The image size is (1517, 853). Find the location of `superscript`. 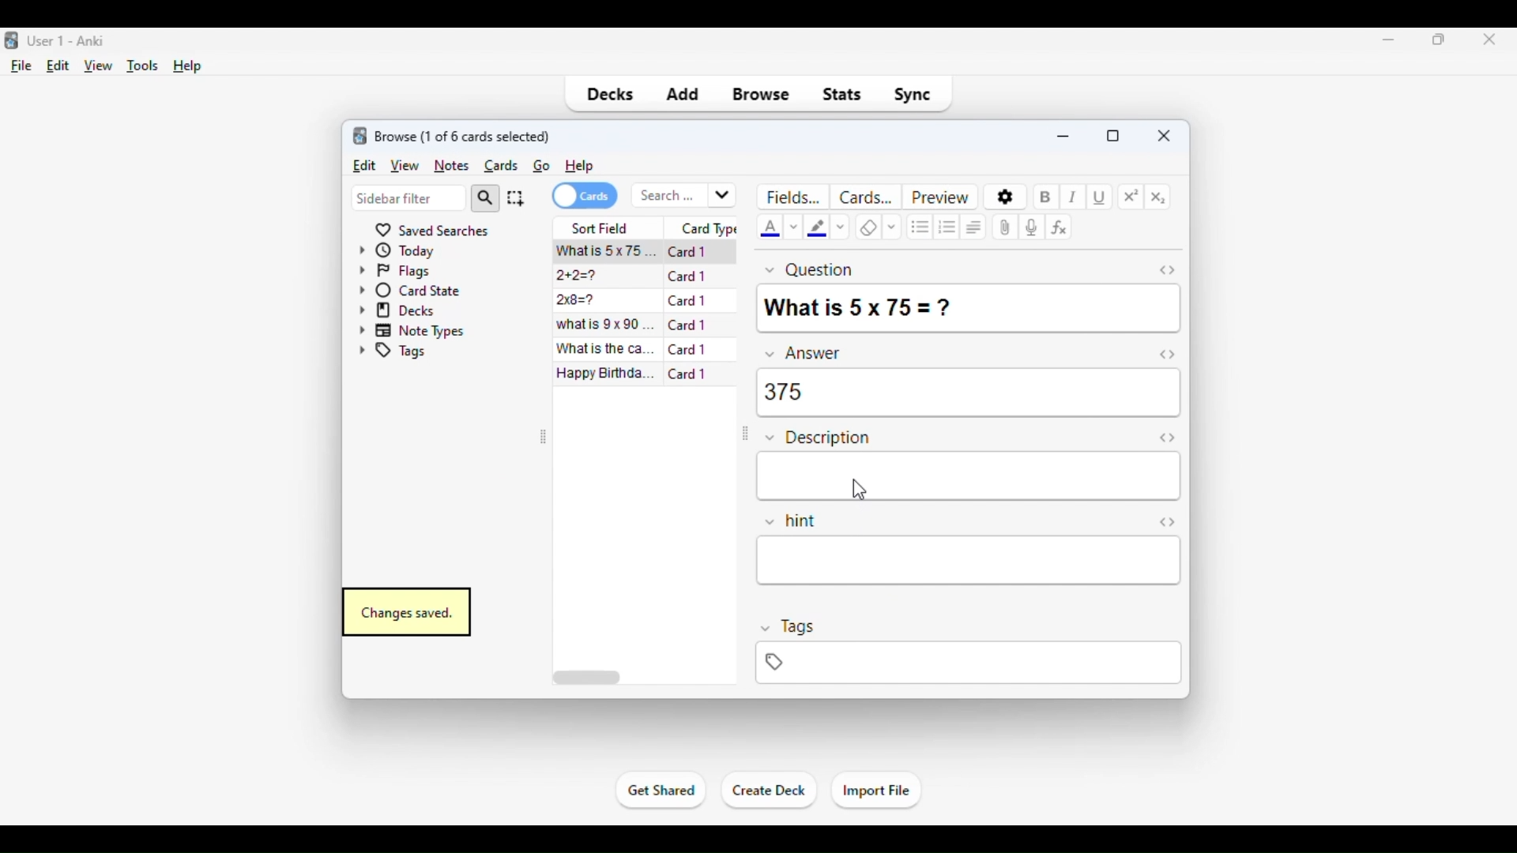

superscript is located at coordinates (1131, 197).